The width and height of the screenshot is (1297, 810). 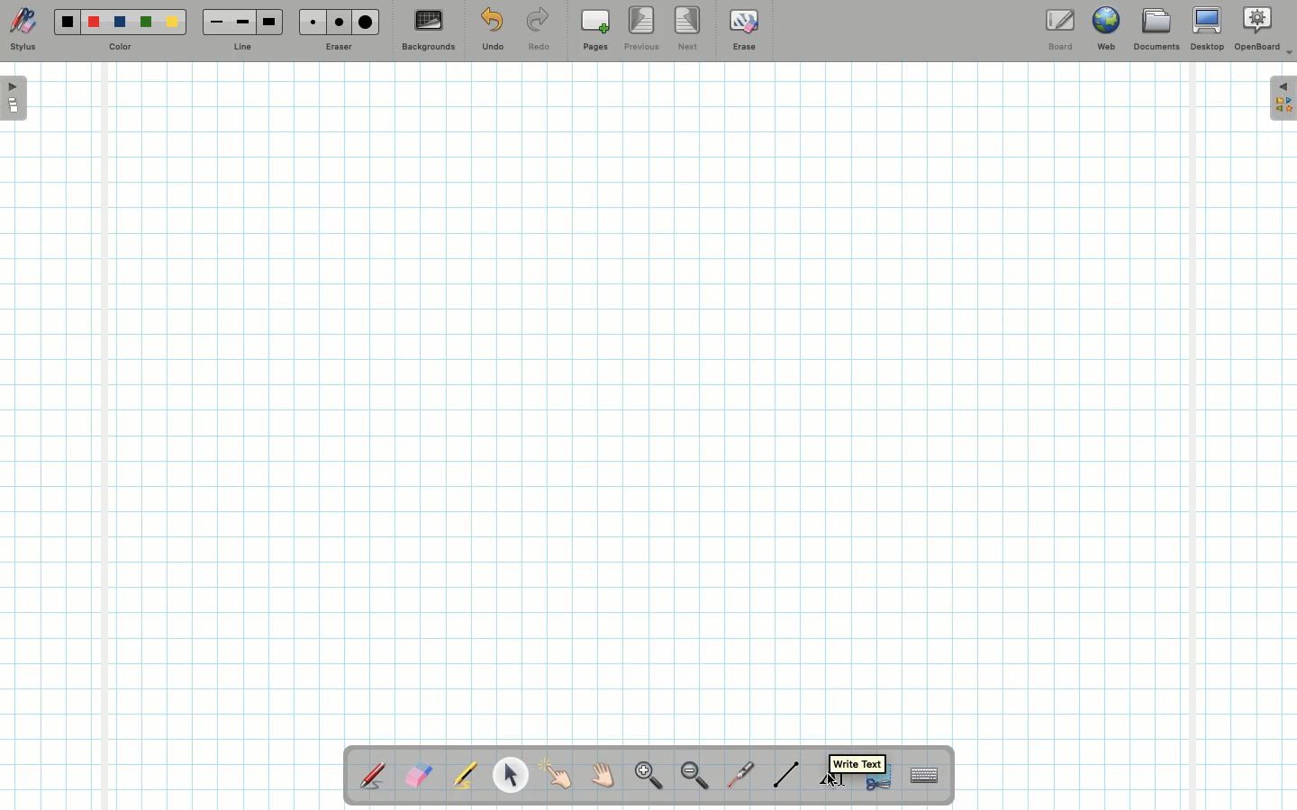 I want to click on Small eraser, so click(x=308, y=22).